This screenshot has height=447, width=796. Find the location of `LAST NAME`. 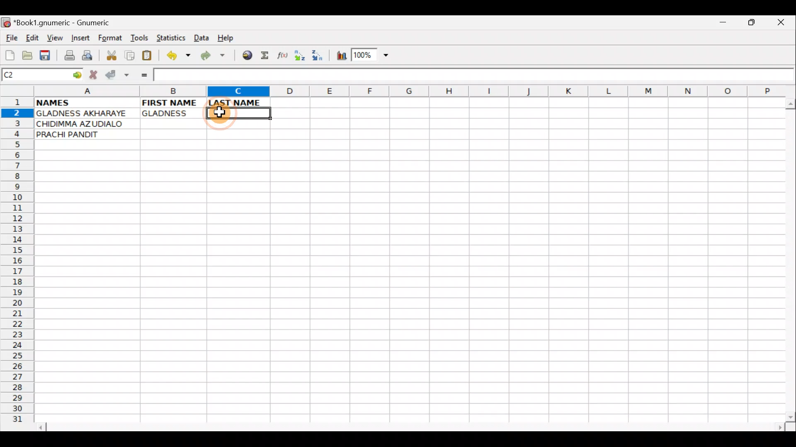

LAST NAME is located at coordinates (233, 103).